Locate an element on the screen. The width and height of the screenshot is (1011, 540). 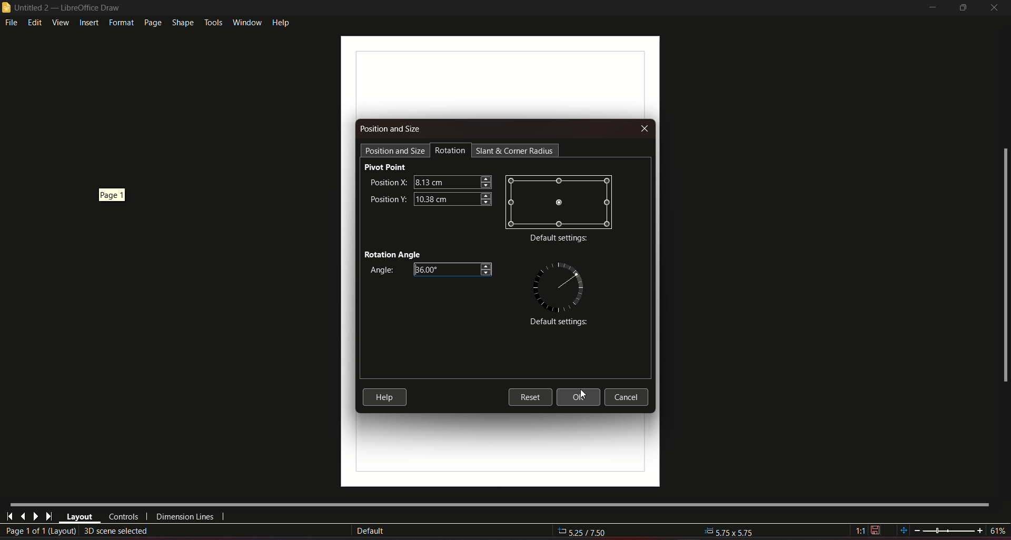
Reset is located at coordinates (530, 396).